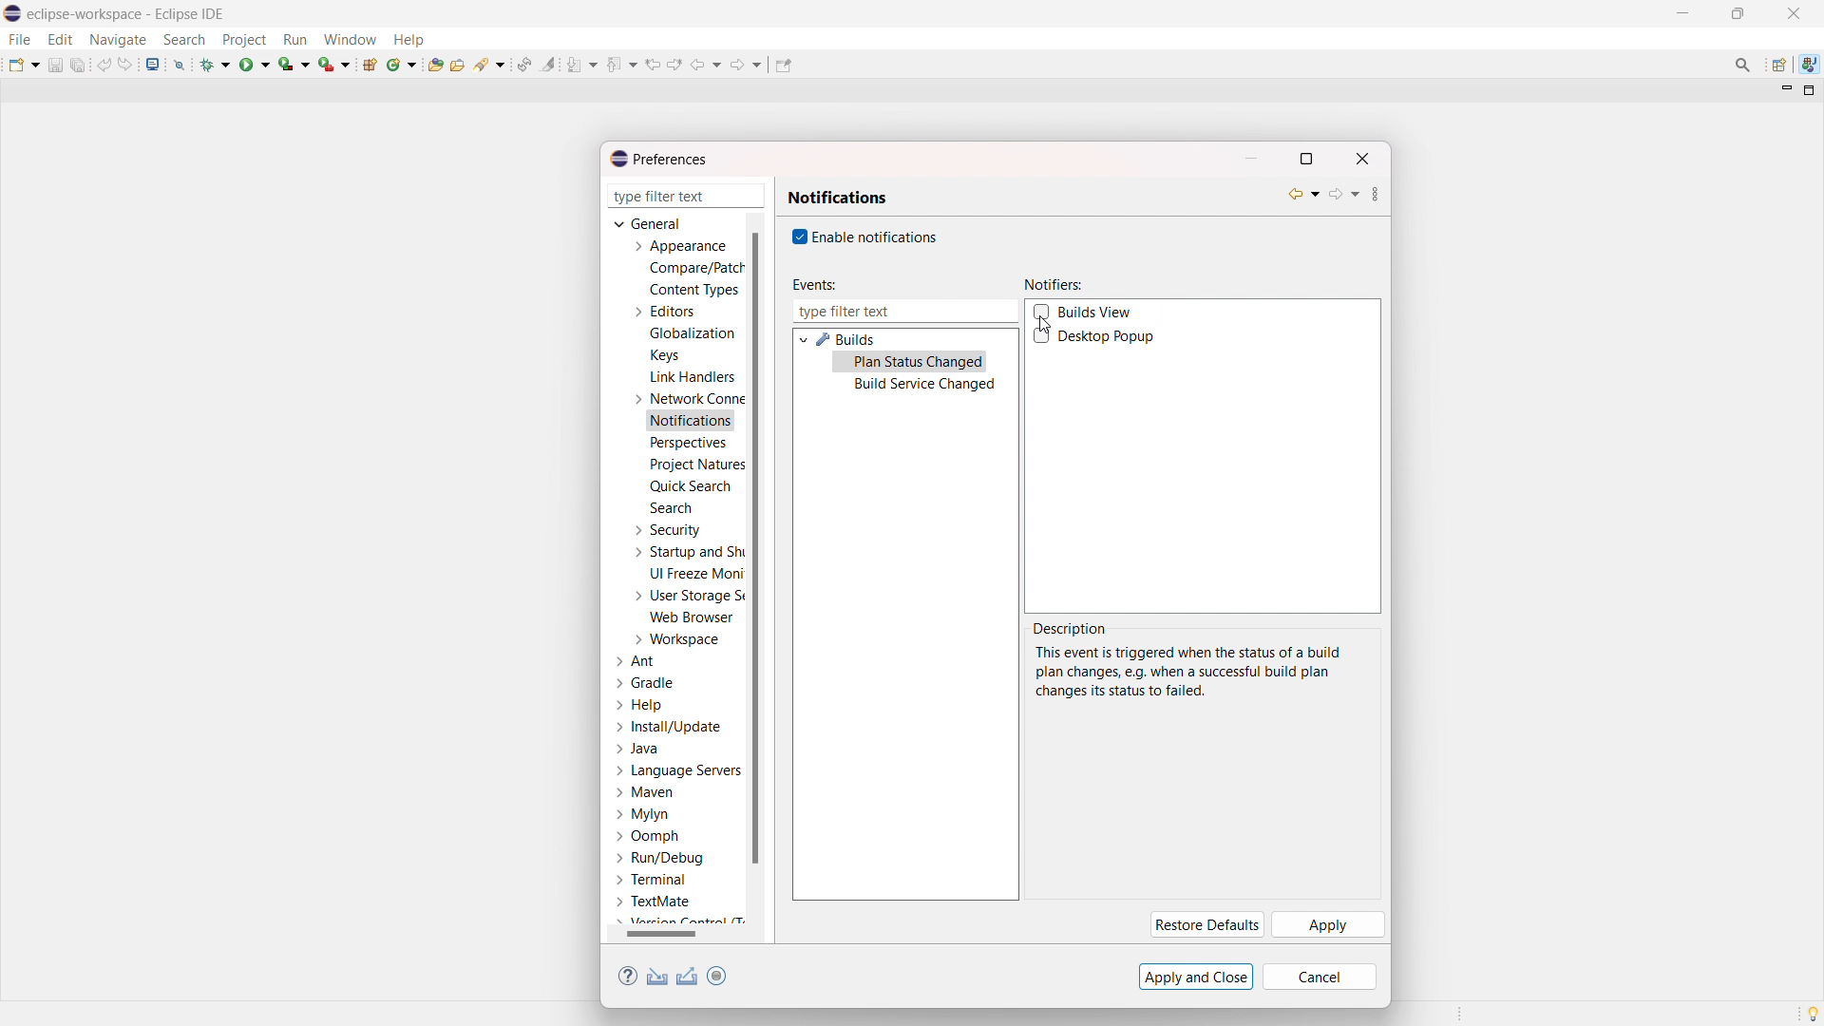 The height and width of the screenshot is (1026, 1824). Describe the element at coordinates (671, 507) in the screenshot. I see `search` at that location.